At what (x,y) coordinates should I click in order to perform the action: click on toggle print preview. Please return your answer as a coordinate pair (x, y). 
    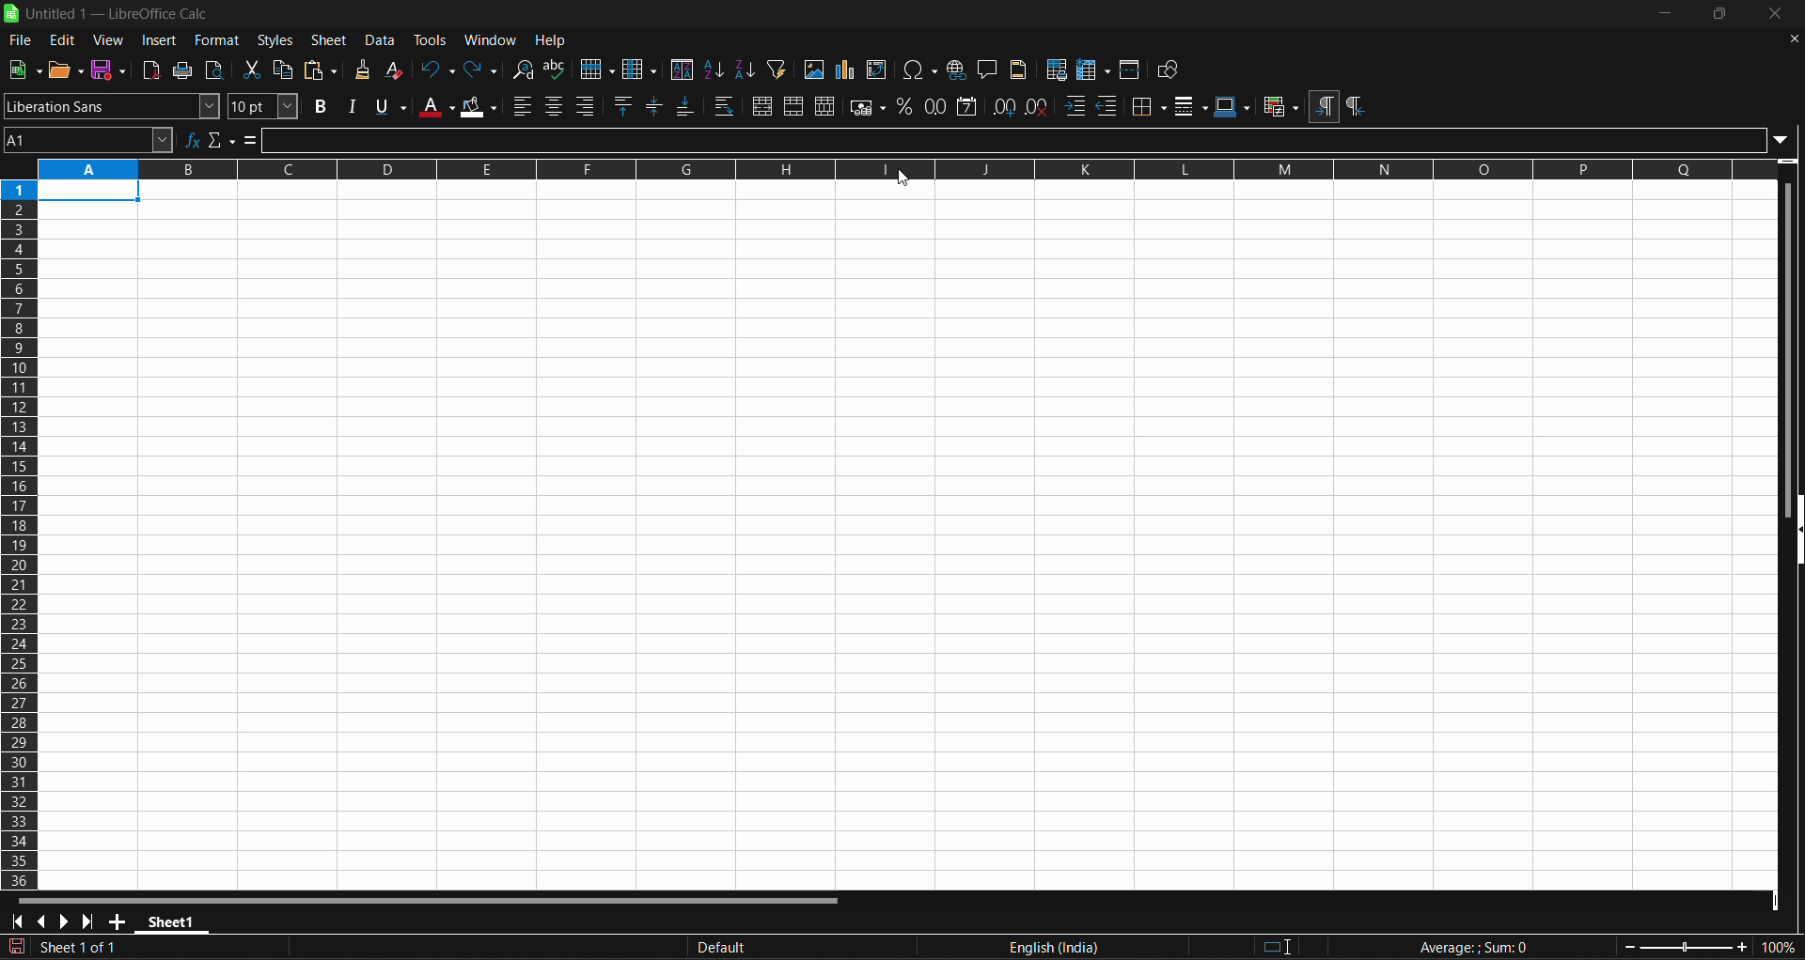
    Looking at the image, I should click on (216, 70).